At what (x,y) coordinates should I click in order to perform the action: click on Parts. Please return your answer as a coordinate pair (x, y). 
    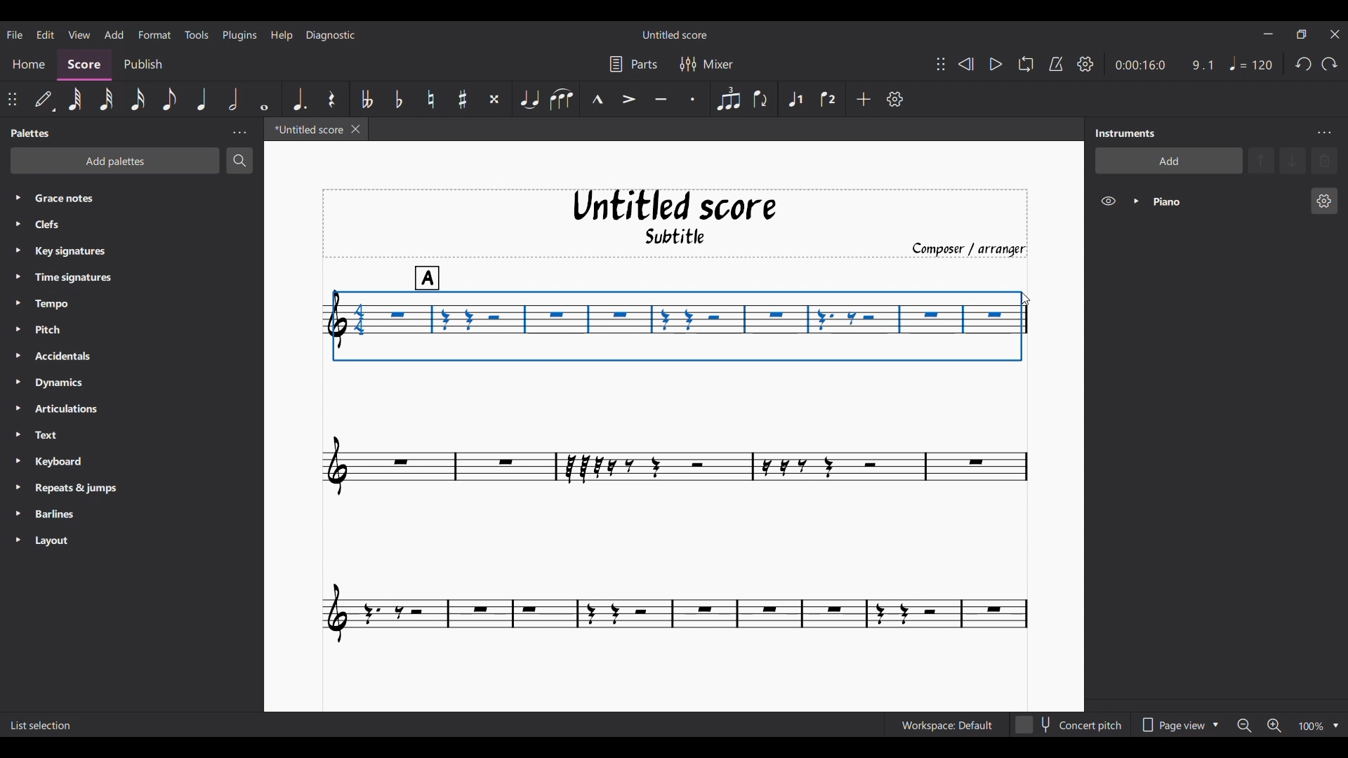
    Looking at the image, I should click on (633, 64).